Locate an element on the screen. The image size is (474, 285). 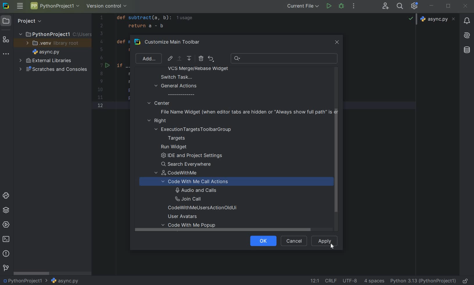
 is located at coordinates (467, 35).